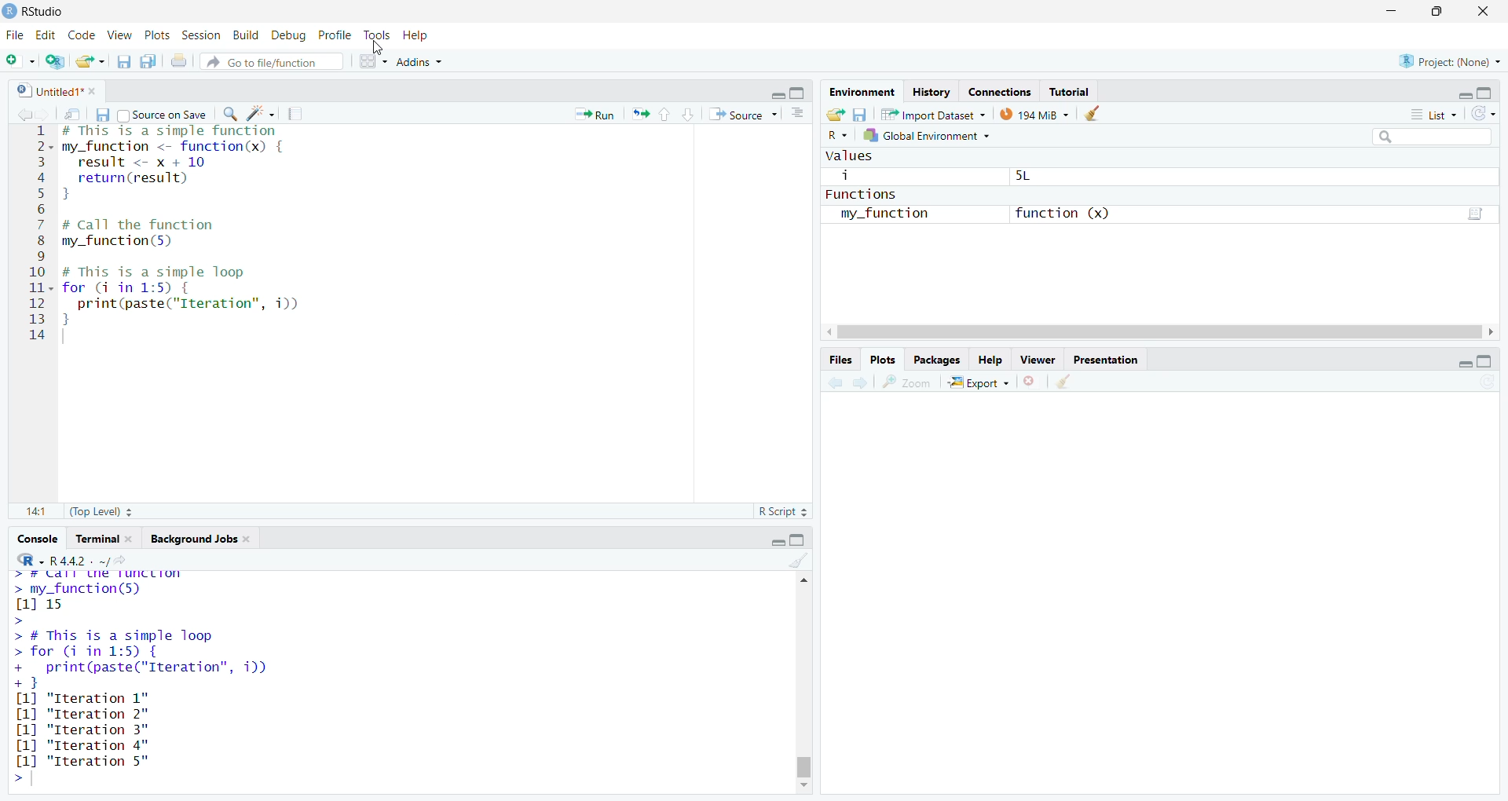 The image size is (1508, 801). What do you see at coordinates (42, 90) in the screenshot?
I see `untitled` at bounding box center [42, 90].